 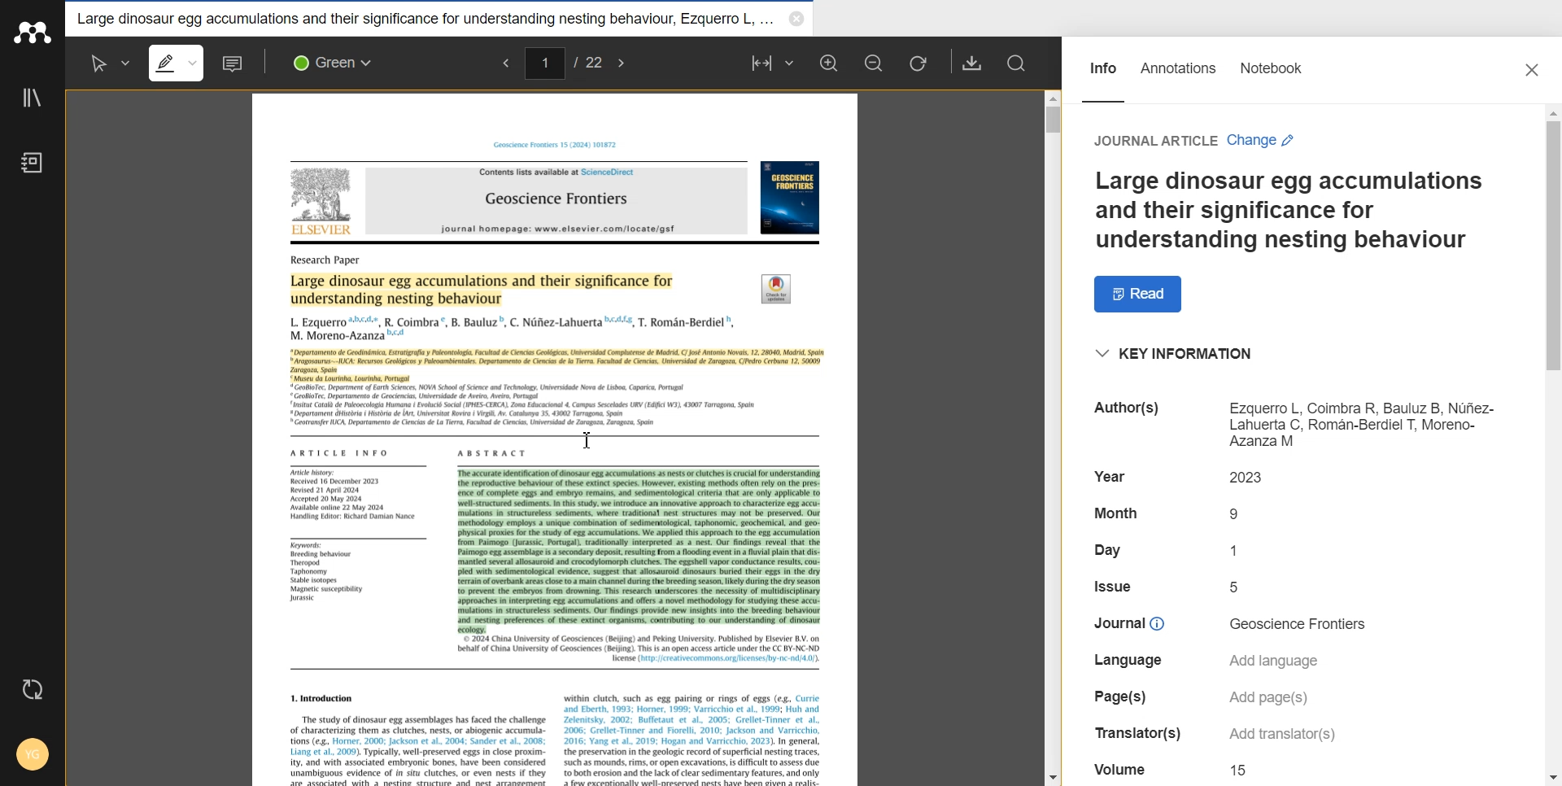 I want to click on text, so click(x=1130, y=412).